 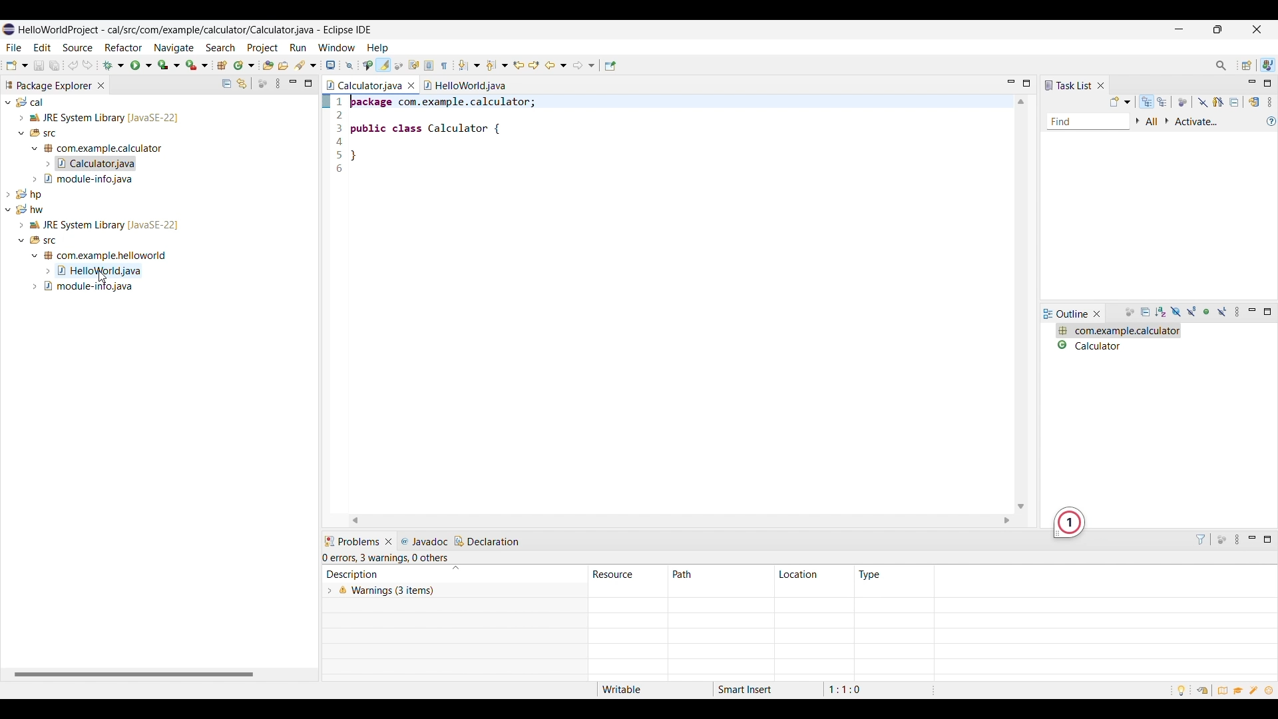 What do you see at coordinates (1256, 29) in the screenshot?
I see `Close interface` at bounding box center [1256, 29].